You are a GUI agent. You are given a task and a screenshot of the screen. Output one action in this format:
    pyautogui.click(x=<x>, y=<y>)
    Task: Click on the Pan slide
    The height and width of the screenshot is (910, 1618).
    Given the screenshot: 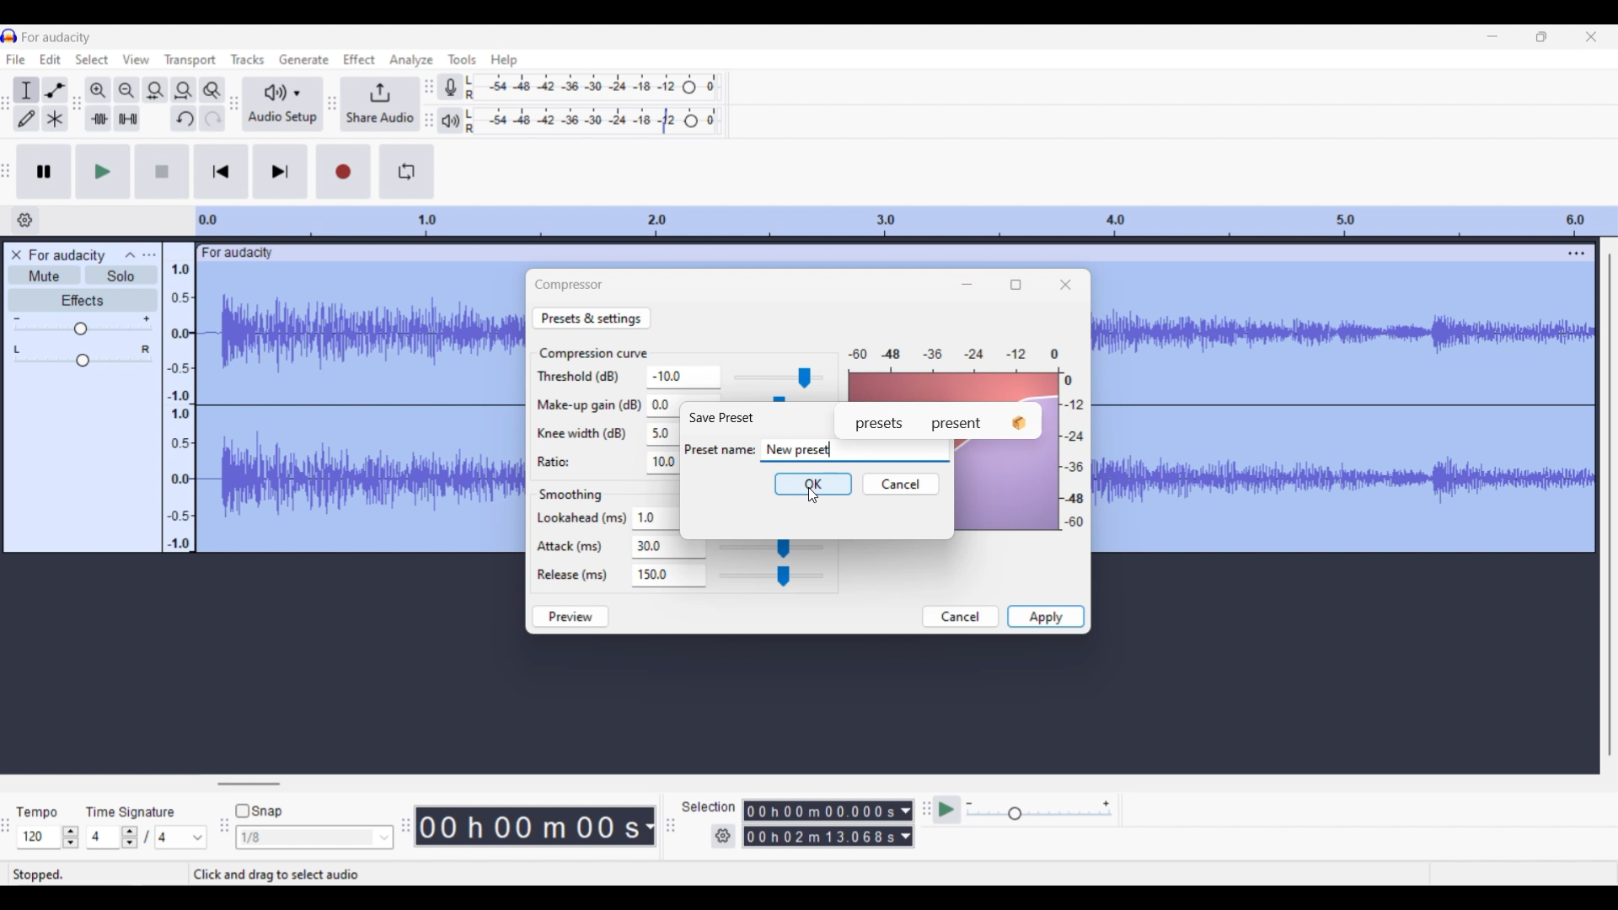 What is the action you would take?
    pyautogui.click(x=83, y=356)
    